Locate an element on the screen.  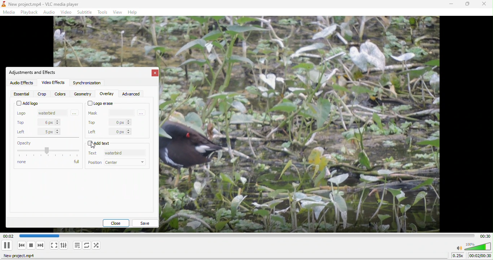
More options is located at coordinates (143, 112).